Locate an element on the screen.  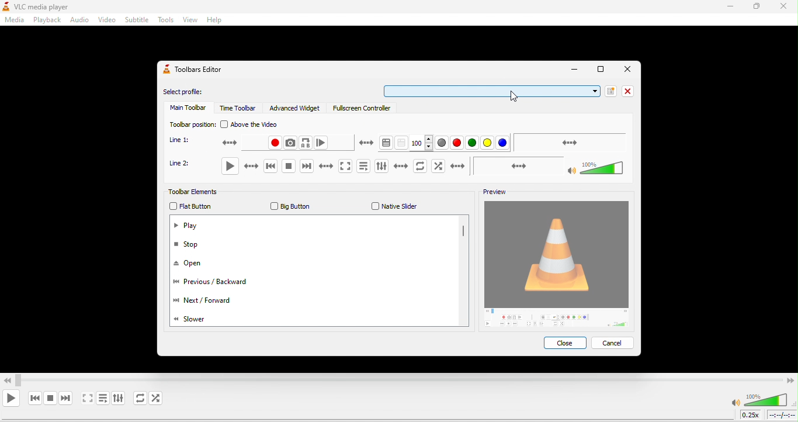
preview is located at coordinates (494, 189).